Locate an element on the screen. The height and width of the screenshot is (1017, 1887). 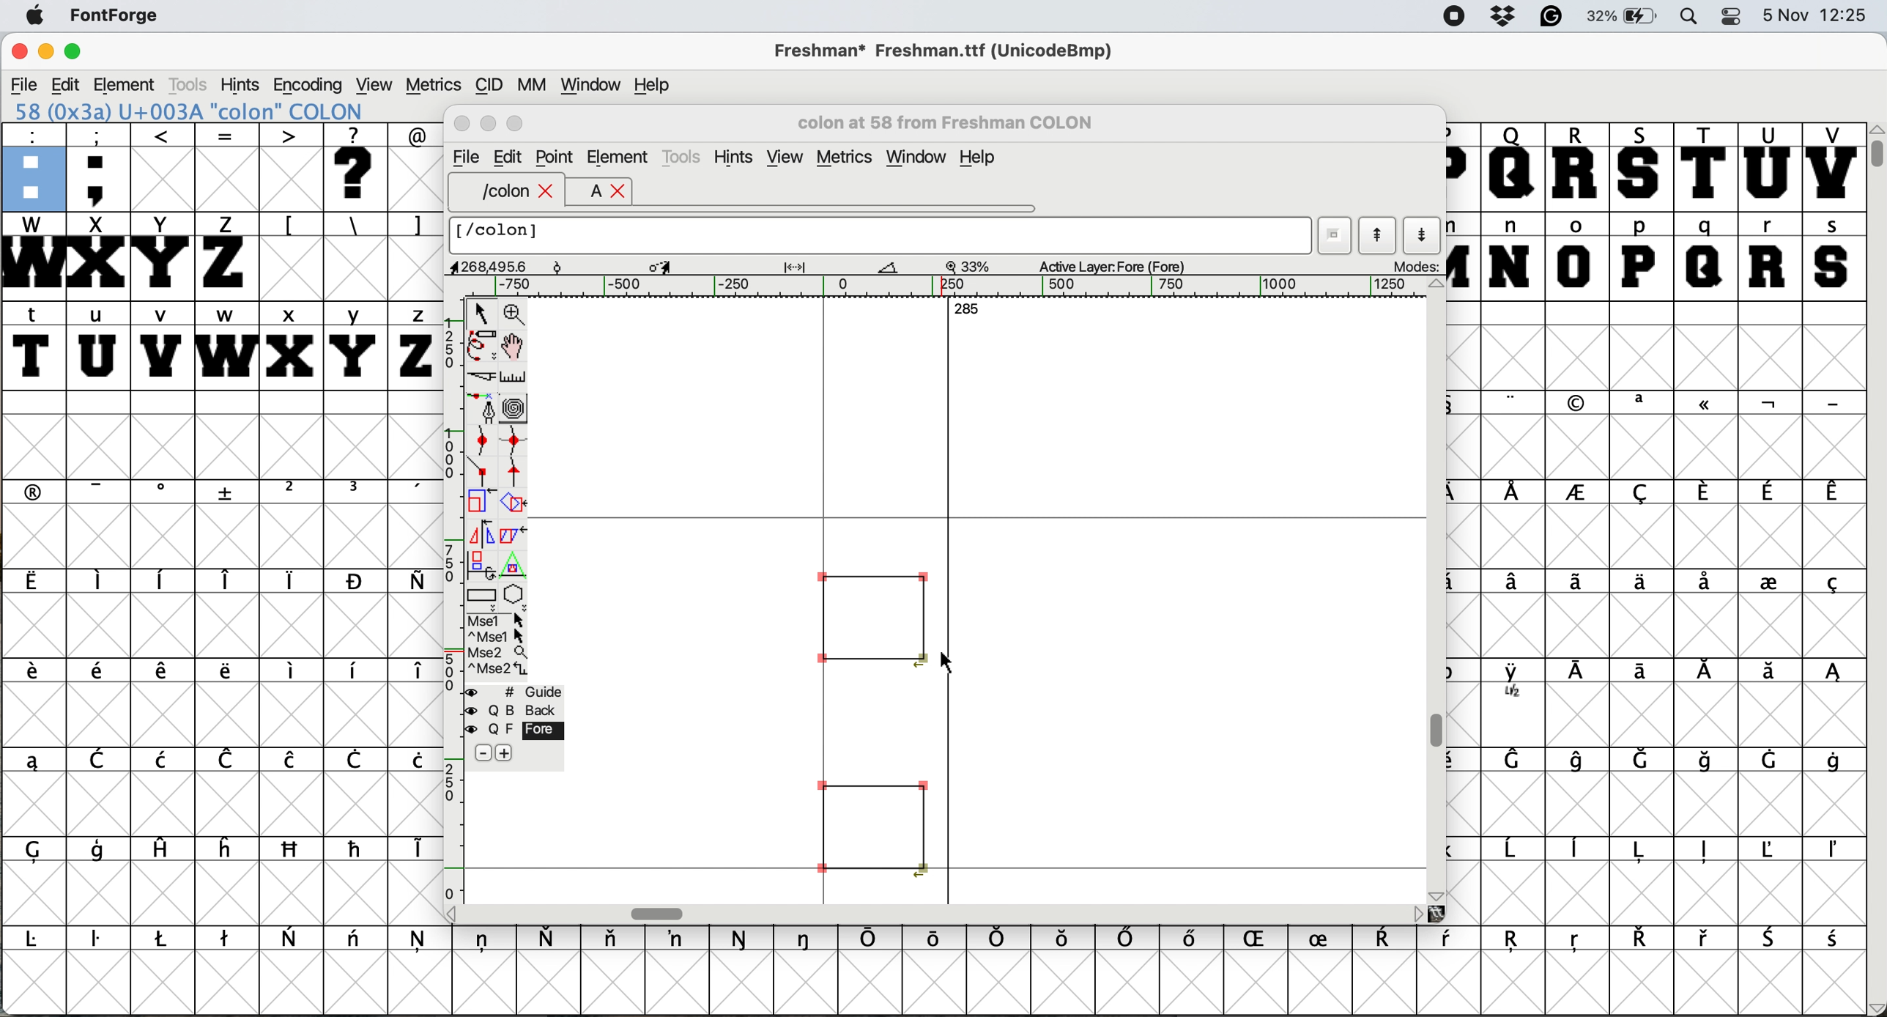
encoding is located at coordinates (308, 85).